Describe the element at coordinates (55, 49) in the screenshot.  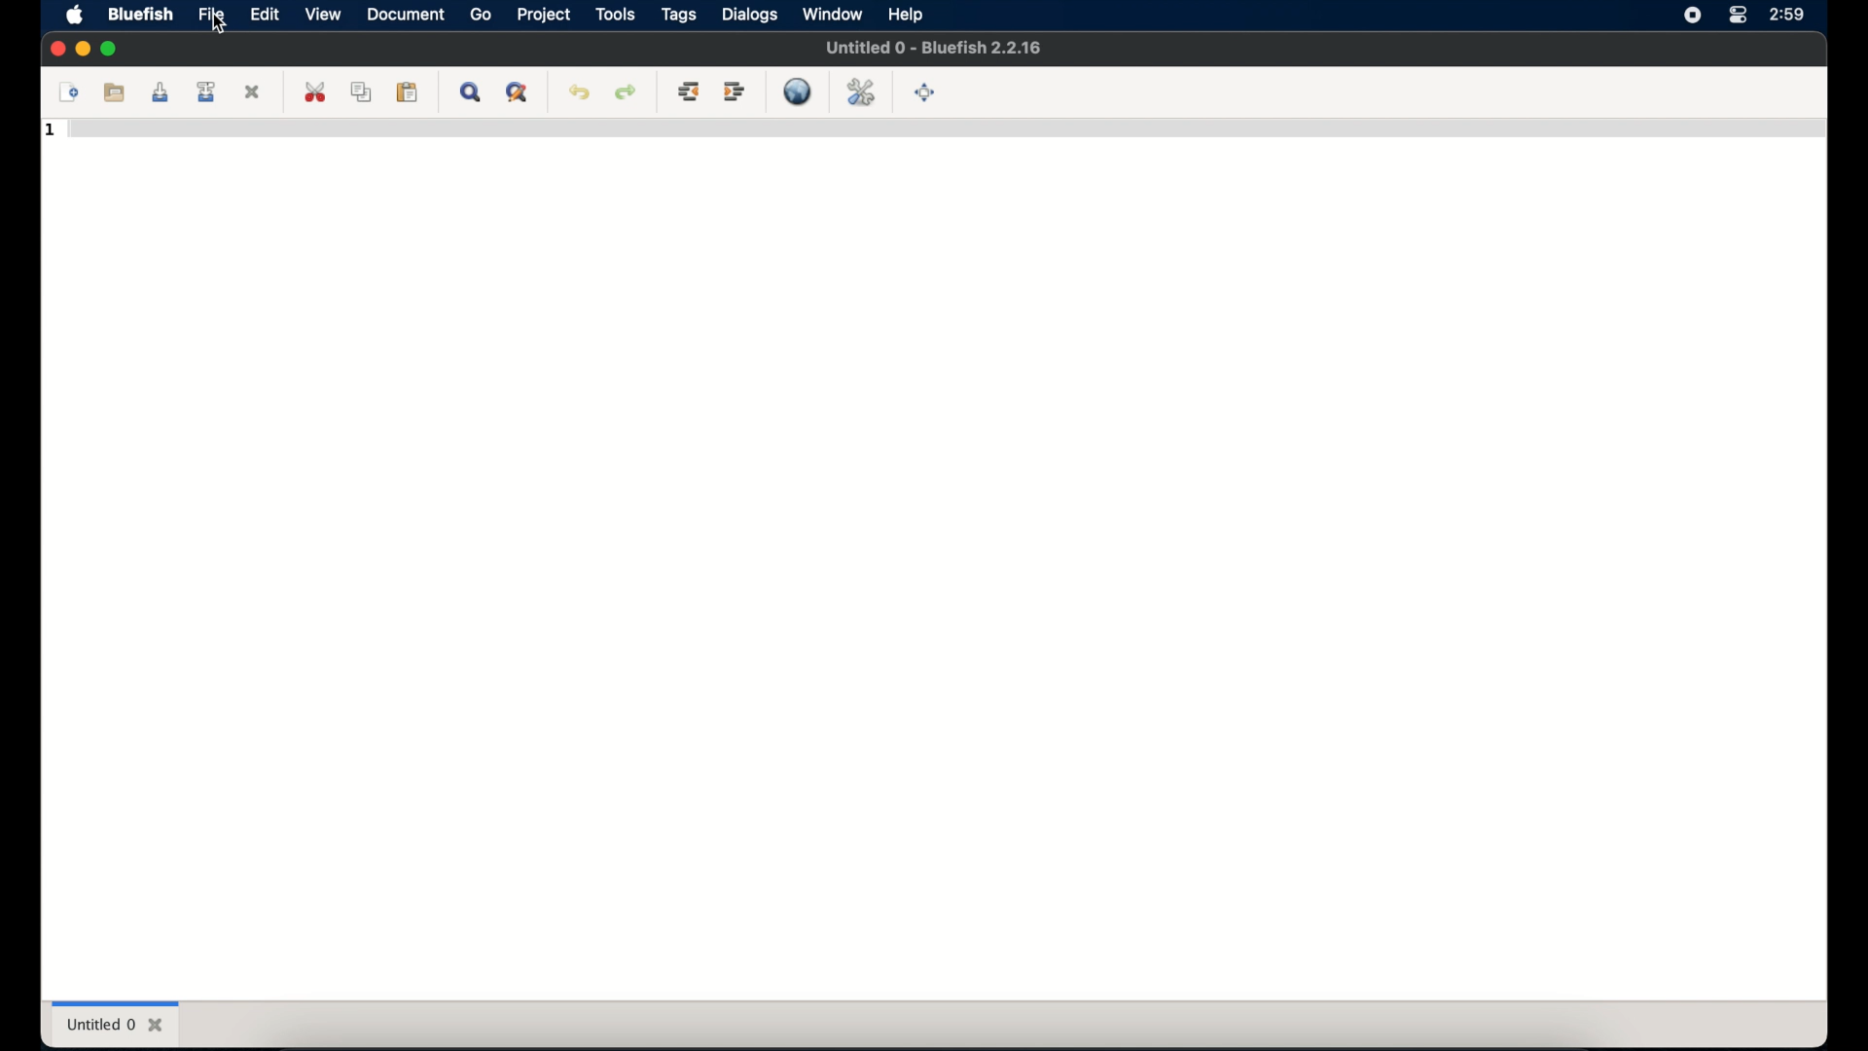
I see `close` at that location.